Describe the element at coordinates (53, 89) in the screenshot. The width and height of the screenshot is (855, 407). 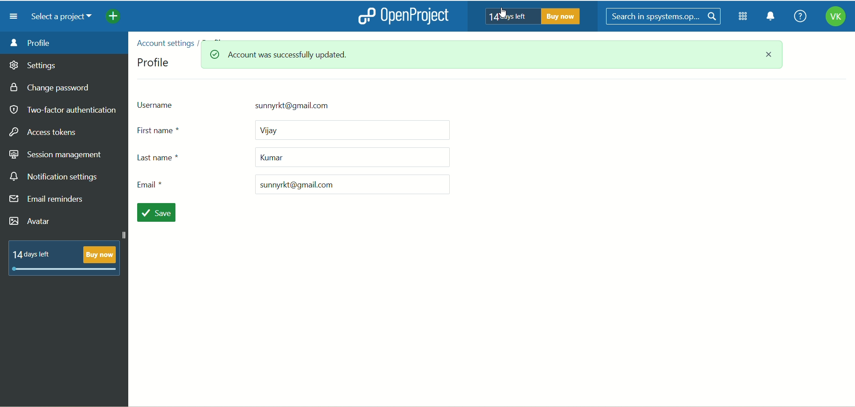
I see `change password` at that location.